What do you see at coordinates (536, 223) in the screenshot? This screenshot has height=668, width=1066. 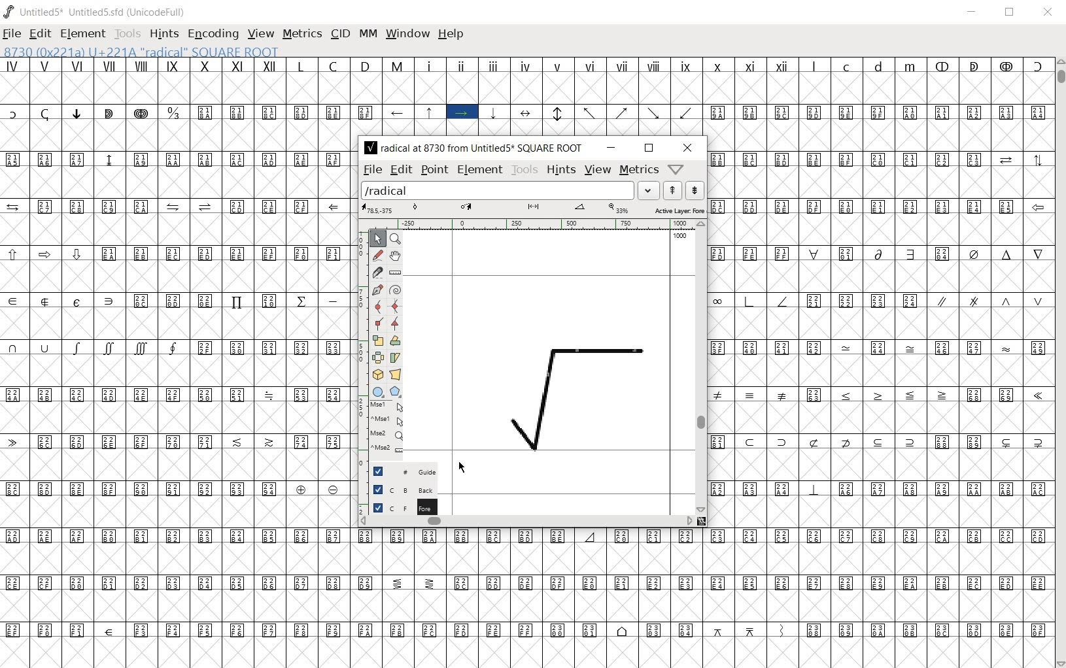 I see `ruler` at bounding box center [536, 223].